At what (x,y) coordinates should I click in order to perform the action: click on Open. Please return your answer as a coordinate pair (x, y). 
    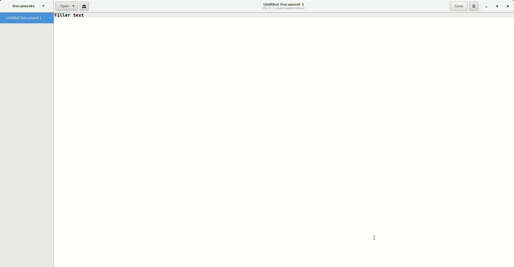
    Looking at the image, I should click on (66, 7).